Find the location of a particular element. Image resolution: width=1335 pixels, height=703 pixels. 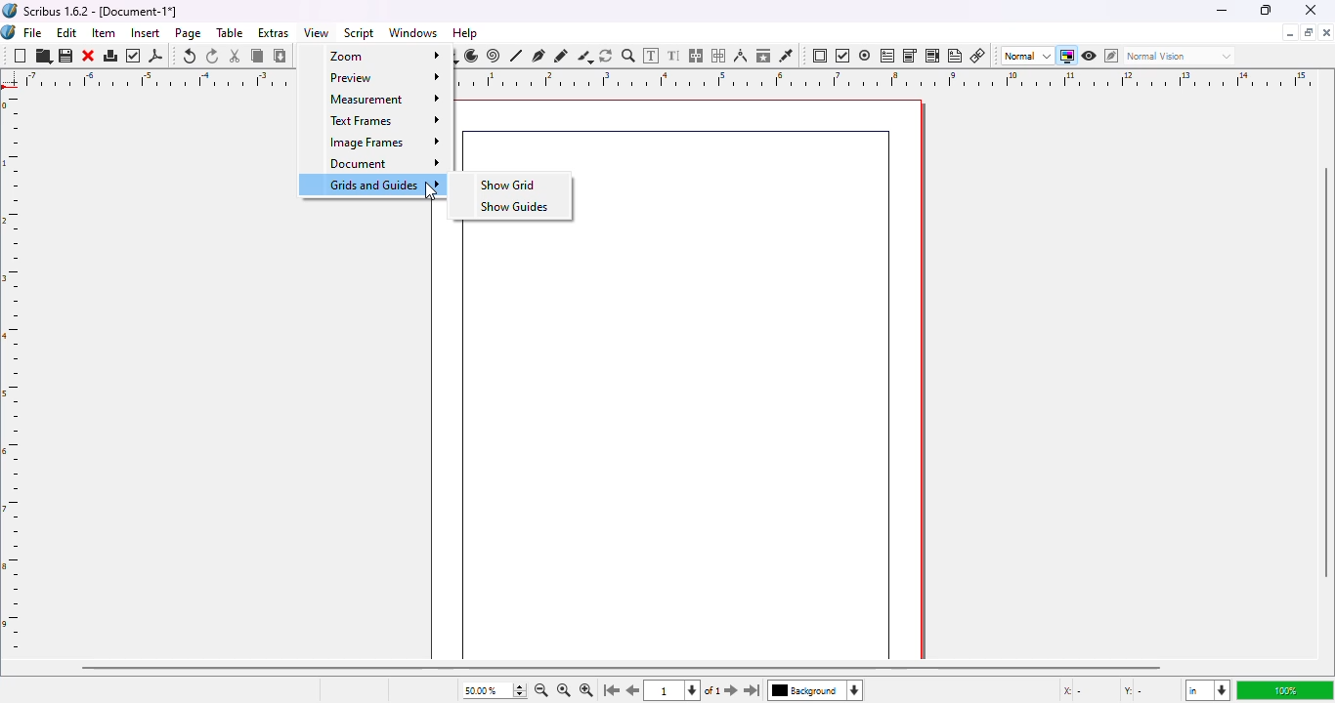

undo is located at coordinates (190, 56).